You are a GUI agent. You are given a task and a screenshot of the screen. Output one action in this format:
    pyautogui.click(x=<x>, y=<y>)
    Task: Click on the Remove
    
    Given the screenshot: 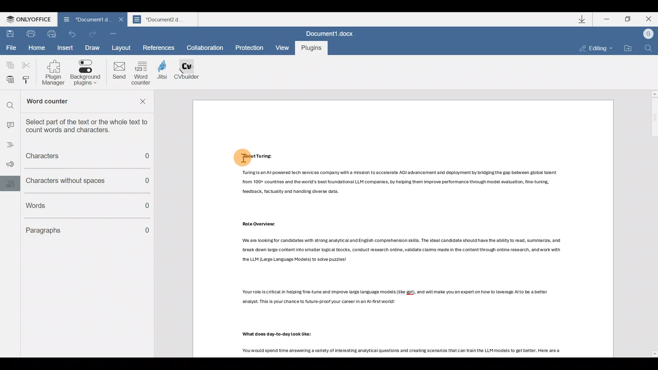 What is the action you would take?
    pyautogui.click(x=145, y=103)
    